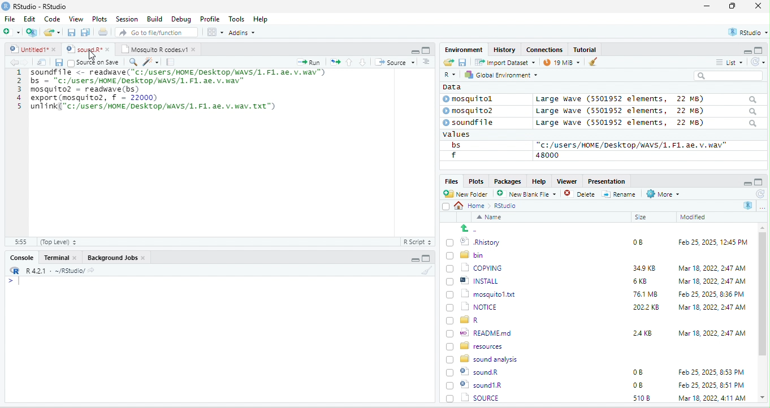 This screenshot has width=770, height=408. What do you see at coordinates (758, 7) in the screenshot?
I see `close` at bounding box center [758, 7].